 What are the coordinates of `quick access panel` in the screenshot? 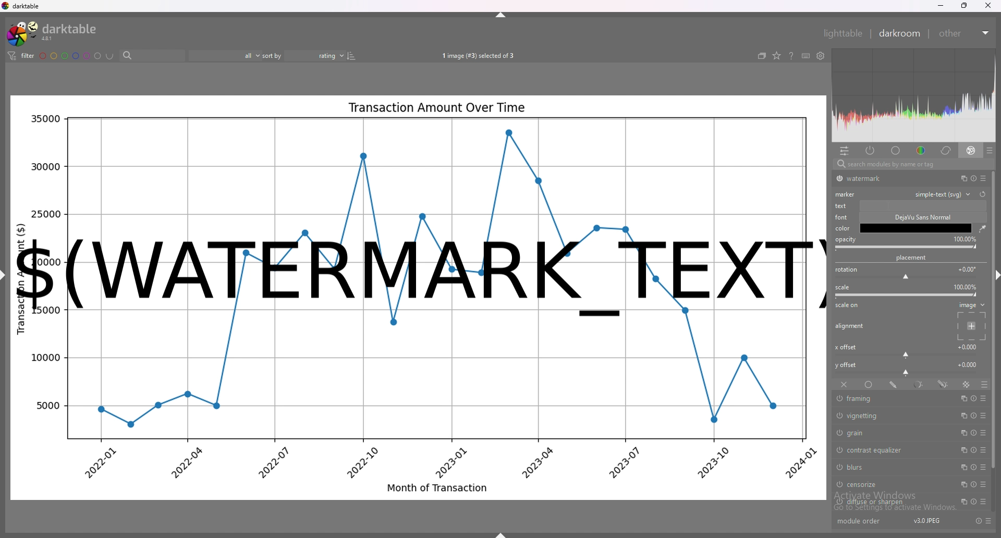 It's located at (844, 151).